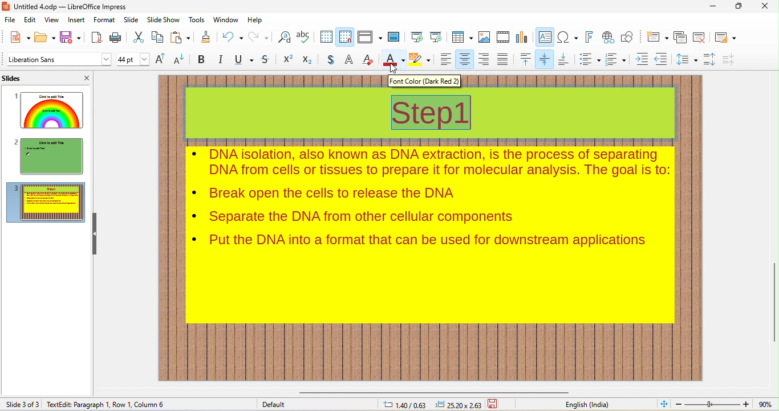 The height and width of the screenshot is (411, 779). Describe the element at coordinates (260, 37) in the screenshot. I see `redo` at that location.